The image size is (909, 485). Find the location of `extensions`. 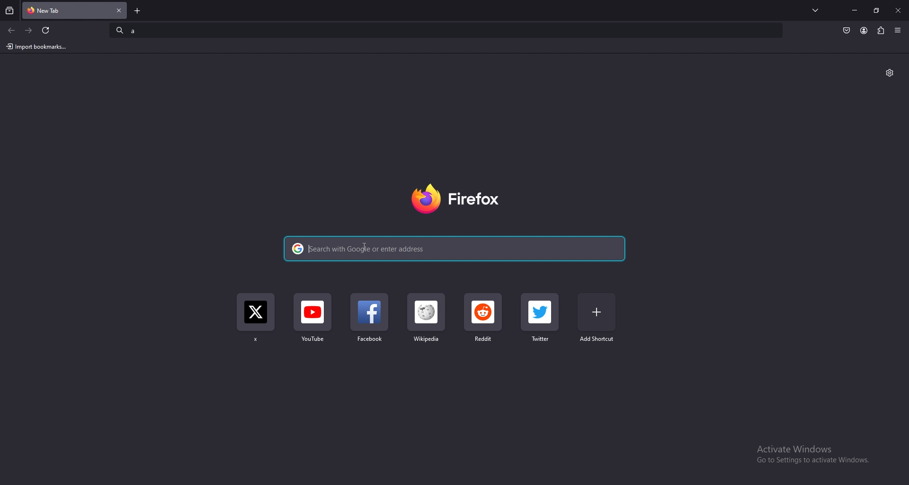

extensions is located at coordinates (881, 29).